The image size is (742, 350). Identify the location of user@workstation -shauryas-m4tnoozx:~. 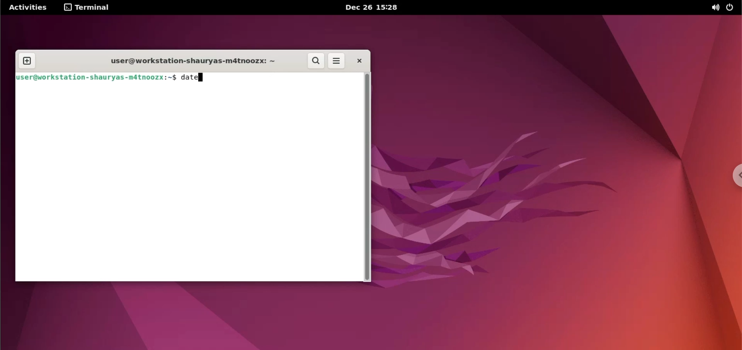
(188, 62).